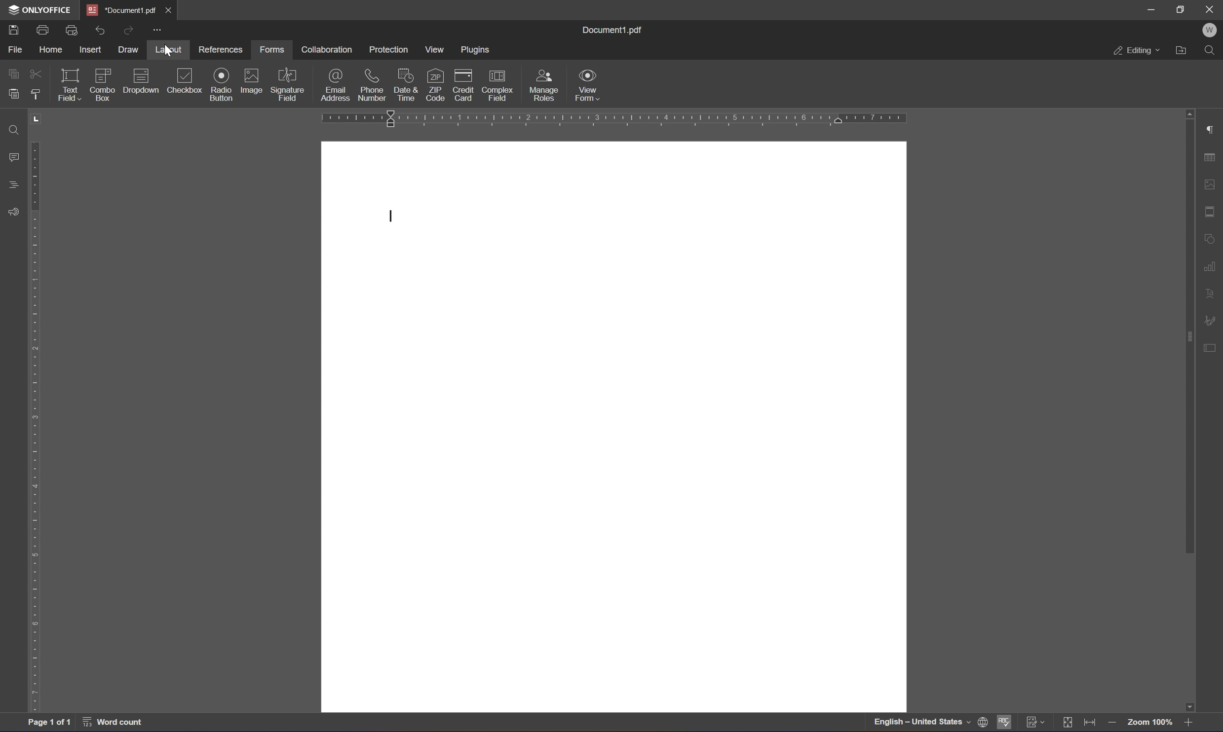  Describe the element at coordinates (1187, 723) in the screenshot. I see `zoom in` at that location.